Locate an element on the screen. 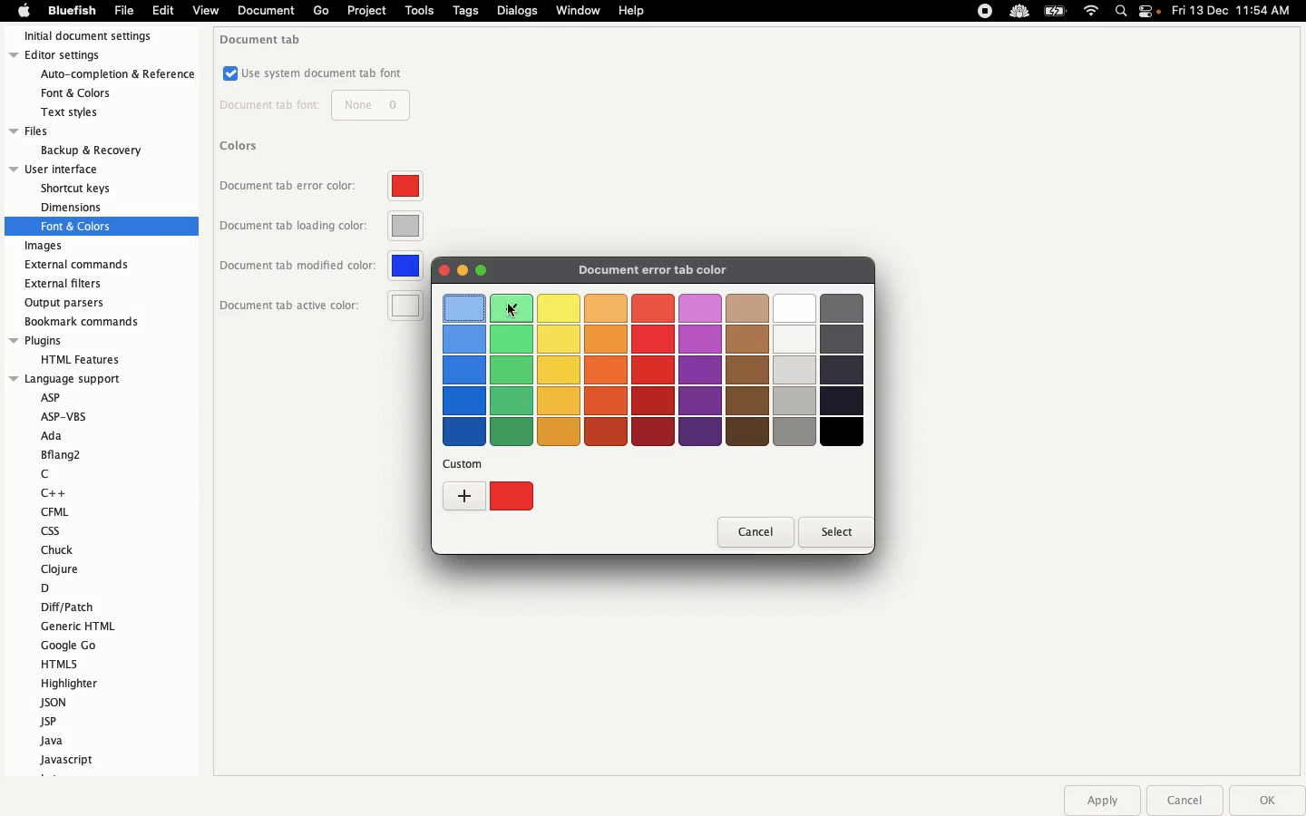 The height and width of the screenshot is (816, 1306). Language support is located at coordinates (88, 578).